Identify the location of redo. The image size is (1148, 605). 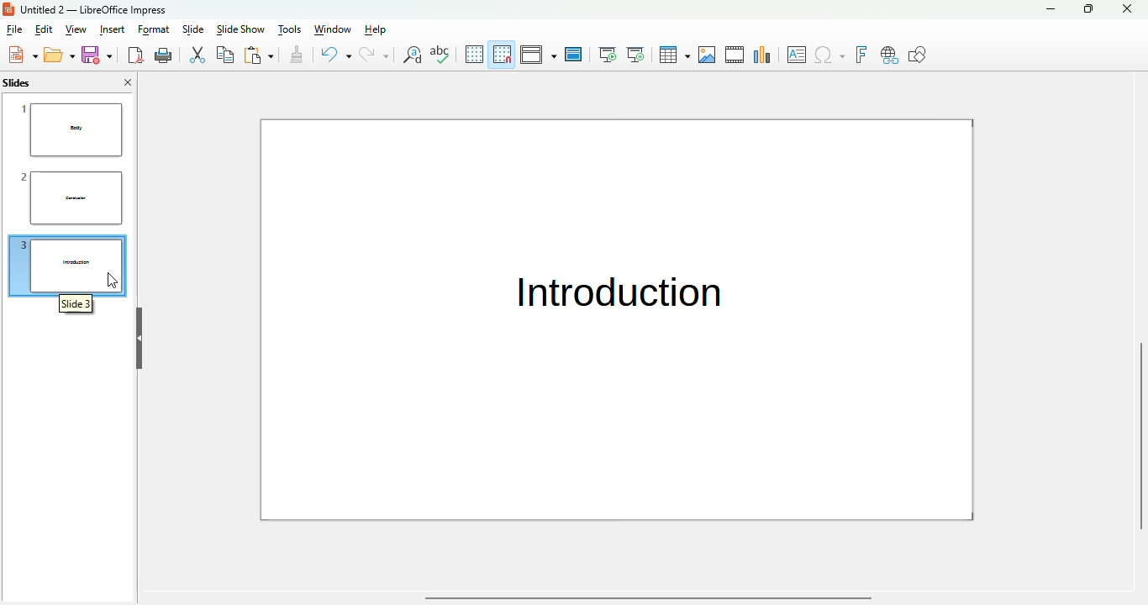
(374, 54).